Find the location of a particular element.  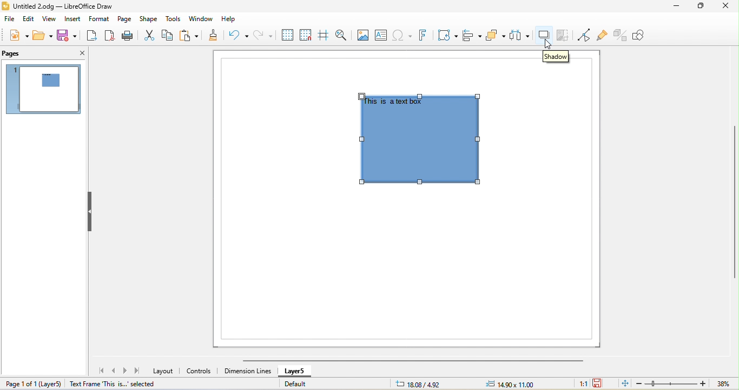

14.90x11.00 is located at coordinates (516, 384).